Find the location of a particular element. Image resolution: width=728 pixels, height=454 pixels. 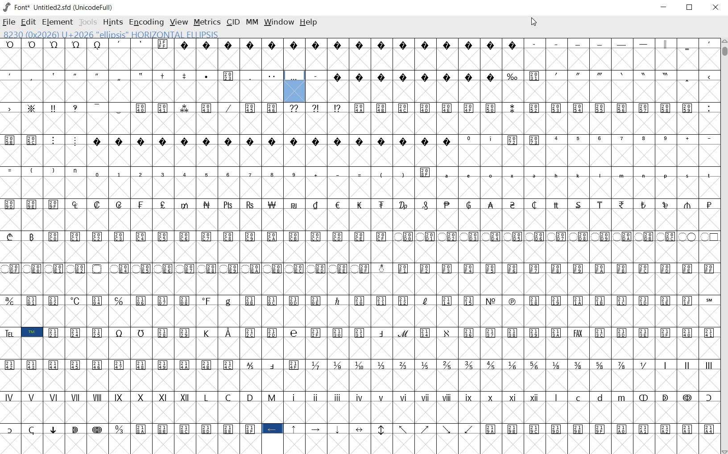

EDIT is located at coordinates (29, 22).